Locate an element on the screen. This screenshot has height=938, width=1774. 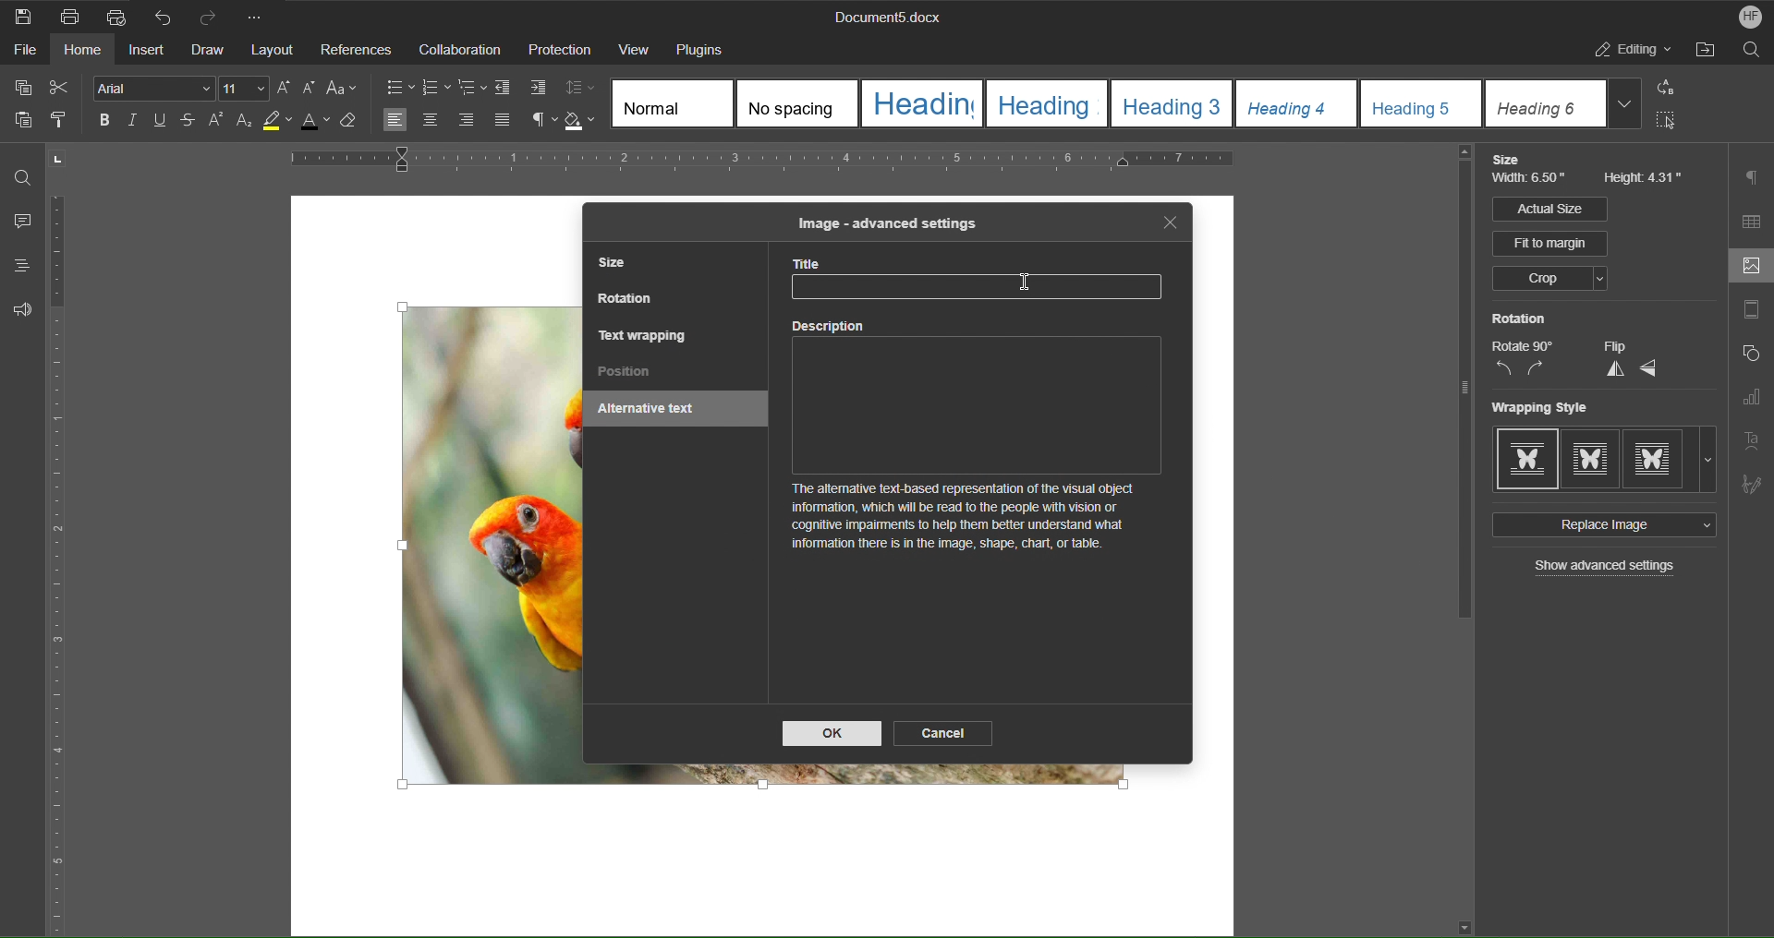
Close is located at coordinates (1171, 223).